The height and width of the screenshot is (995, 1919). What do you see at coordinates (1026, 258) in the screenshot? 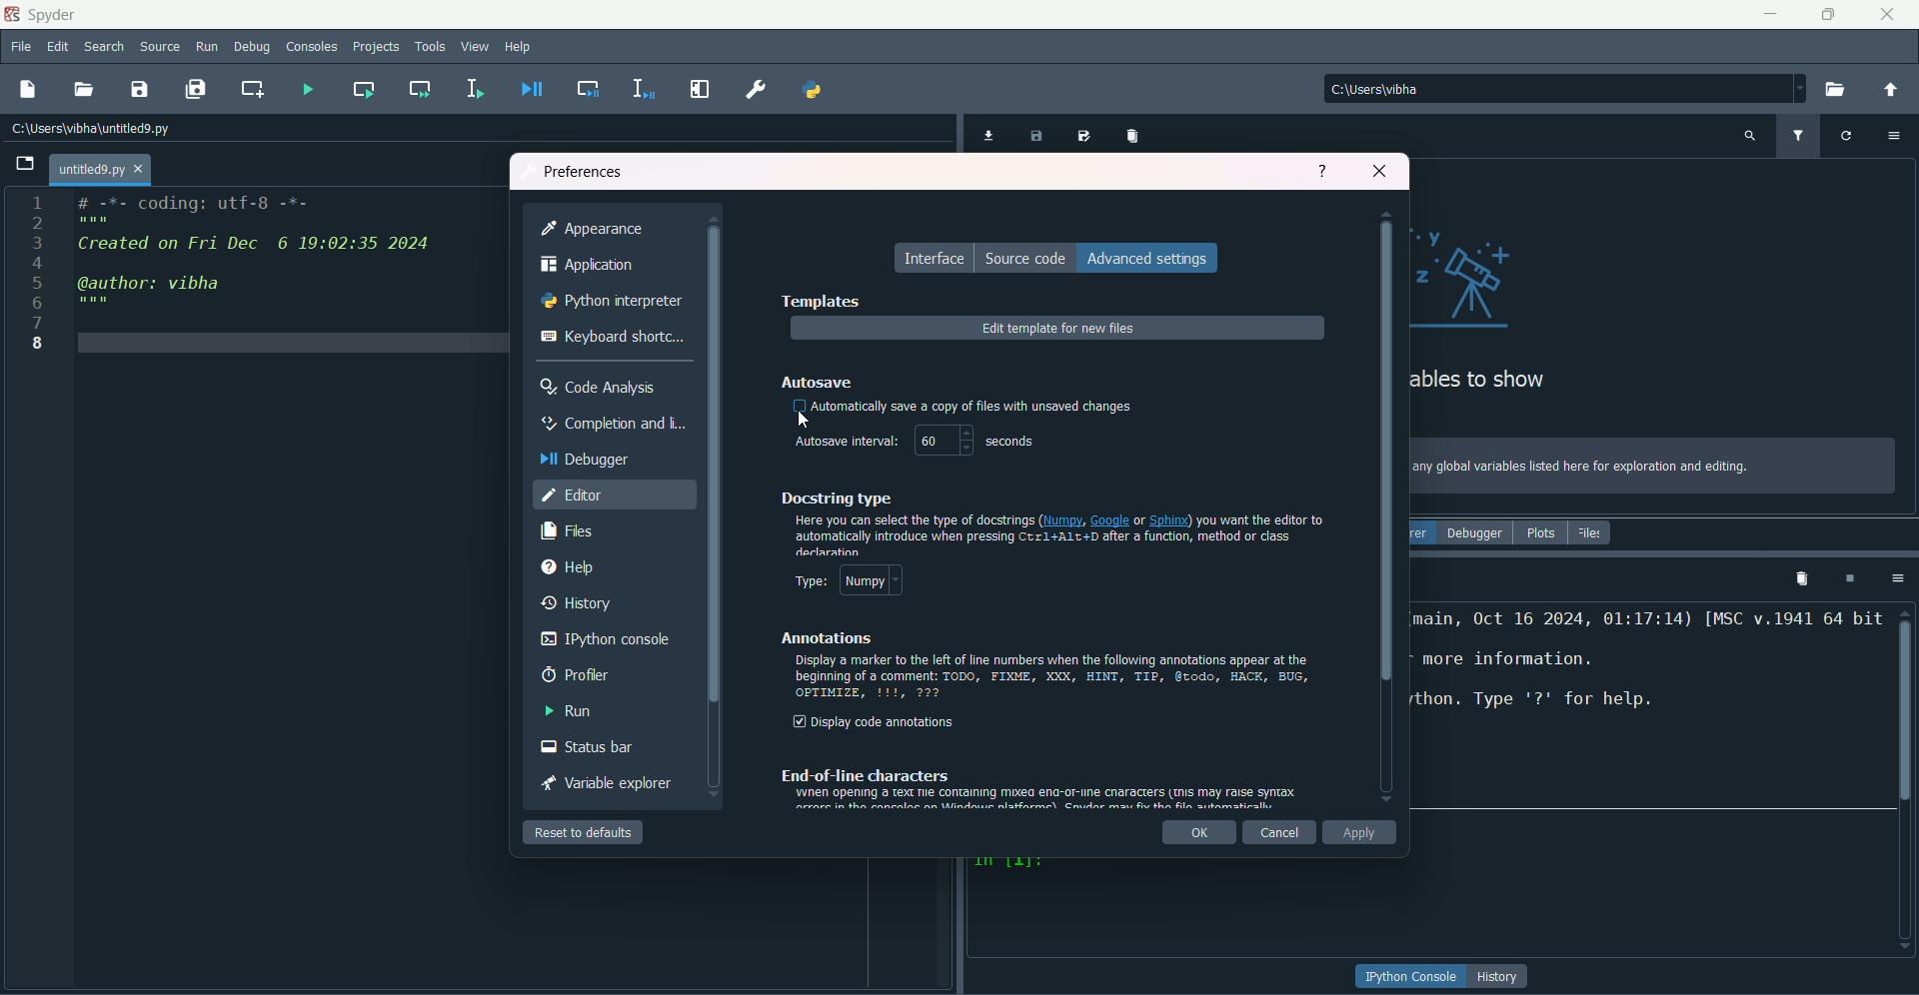
I see `source code` at bounding box center [1026, 258].